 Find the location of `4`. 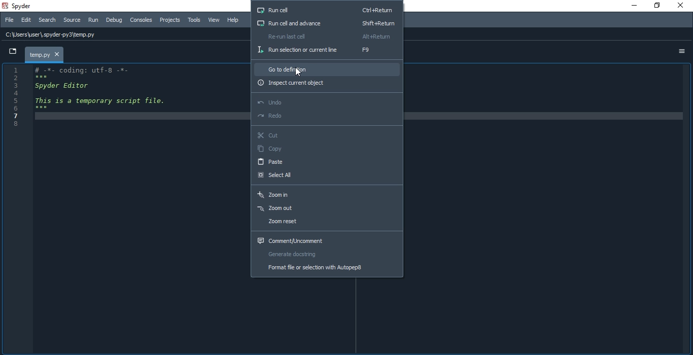

4 is located at coordinates (26, 93).